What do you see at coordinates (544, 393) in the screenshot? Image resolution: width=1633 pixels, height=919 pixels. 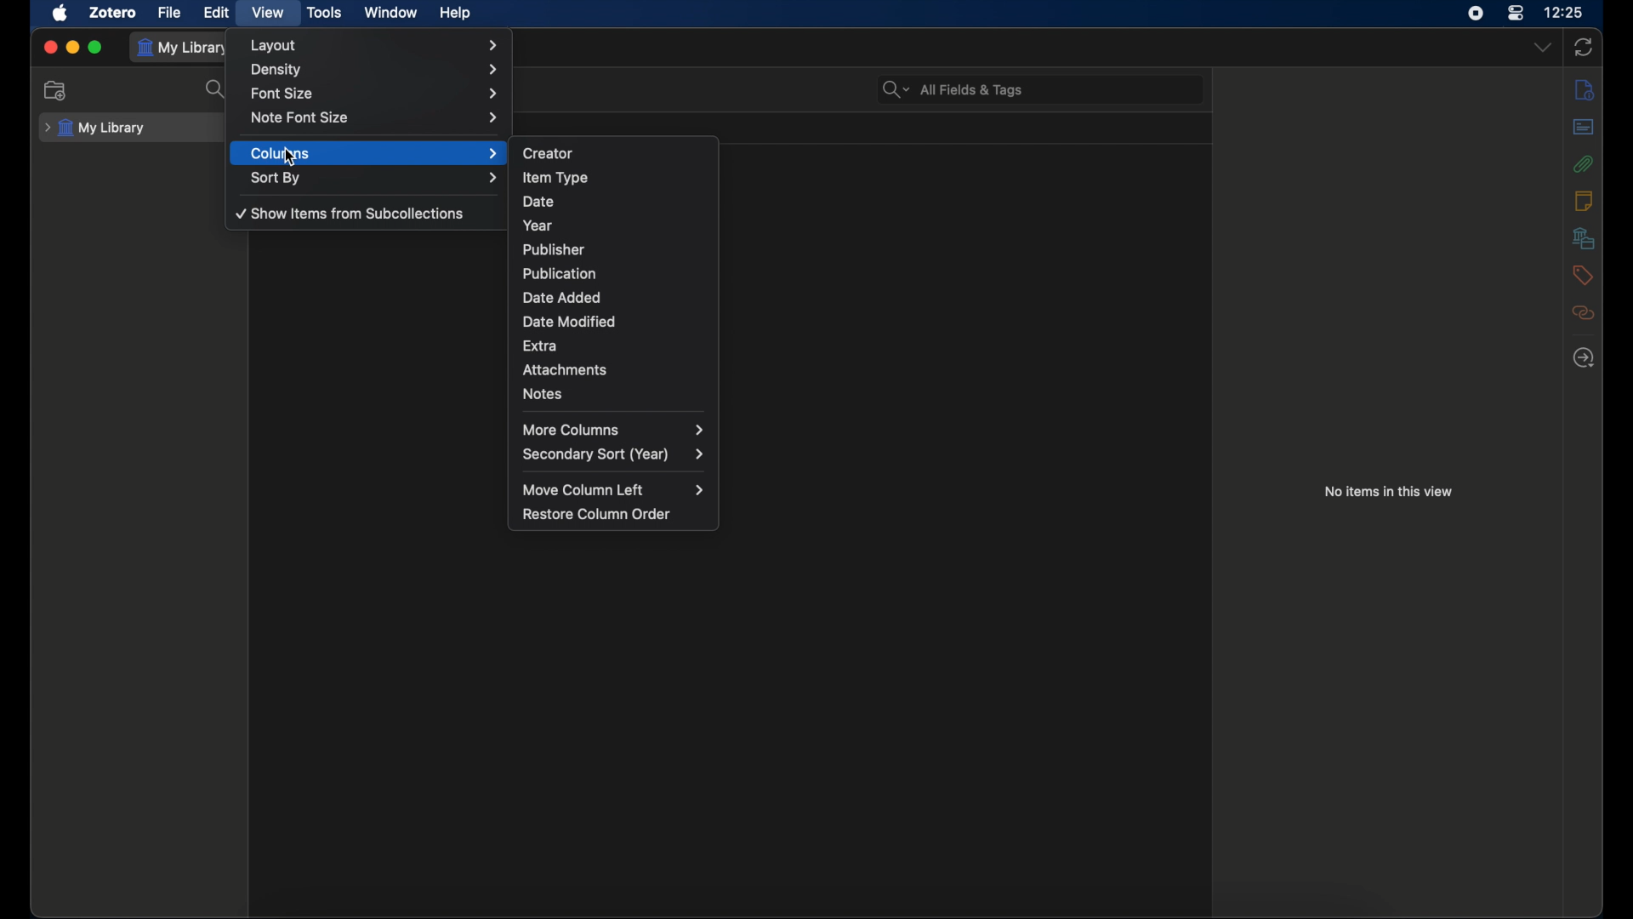 I see `notes` at bounding box center [544, 393].